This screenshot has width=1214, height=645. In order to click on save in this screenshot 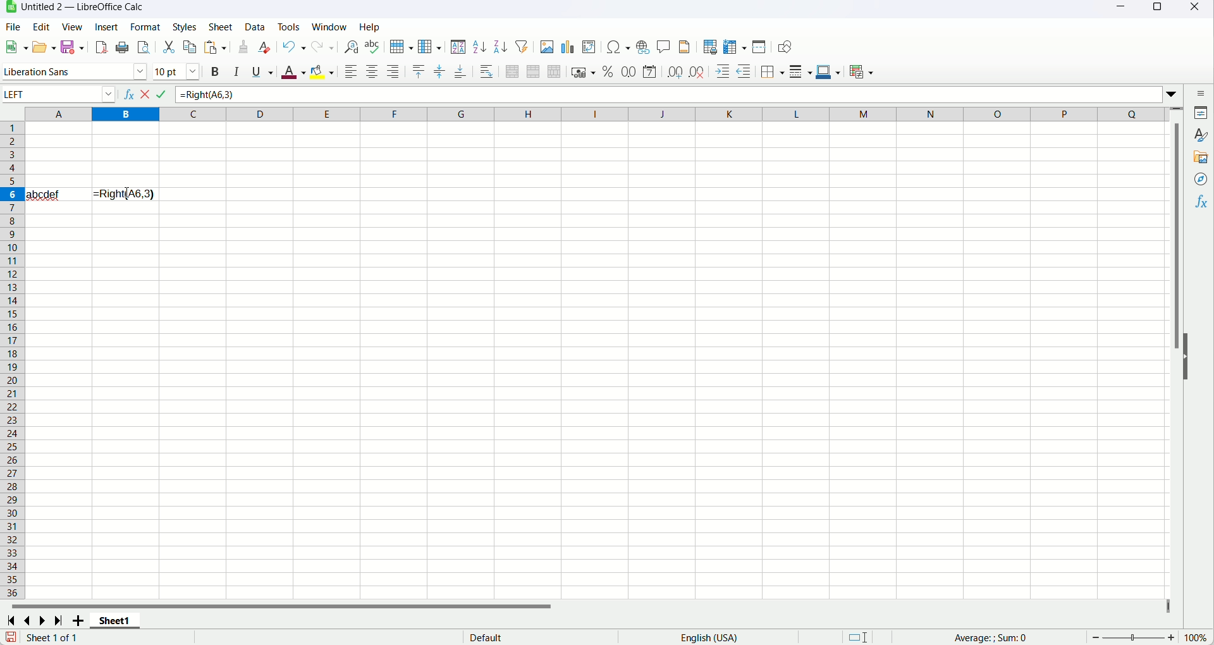, I will do `click(11, 637)`.